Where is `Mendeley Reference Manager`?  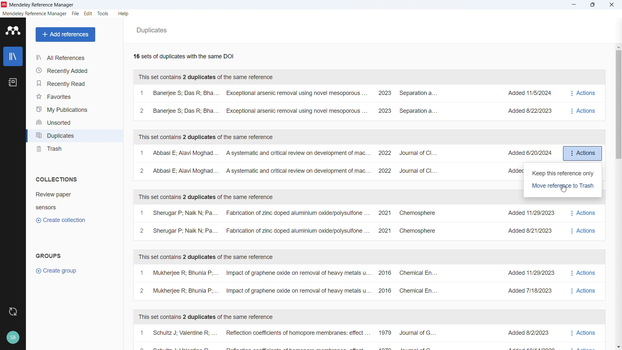 Mendeley Reference Manager is located at coordinates (42, 5).